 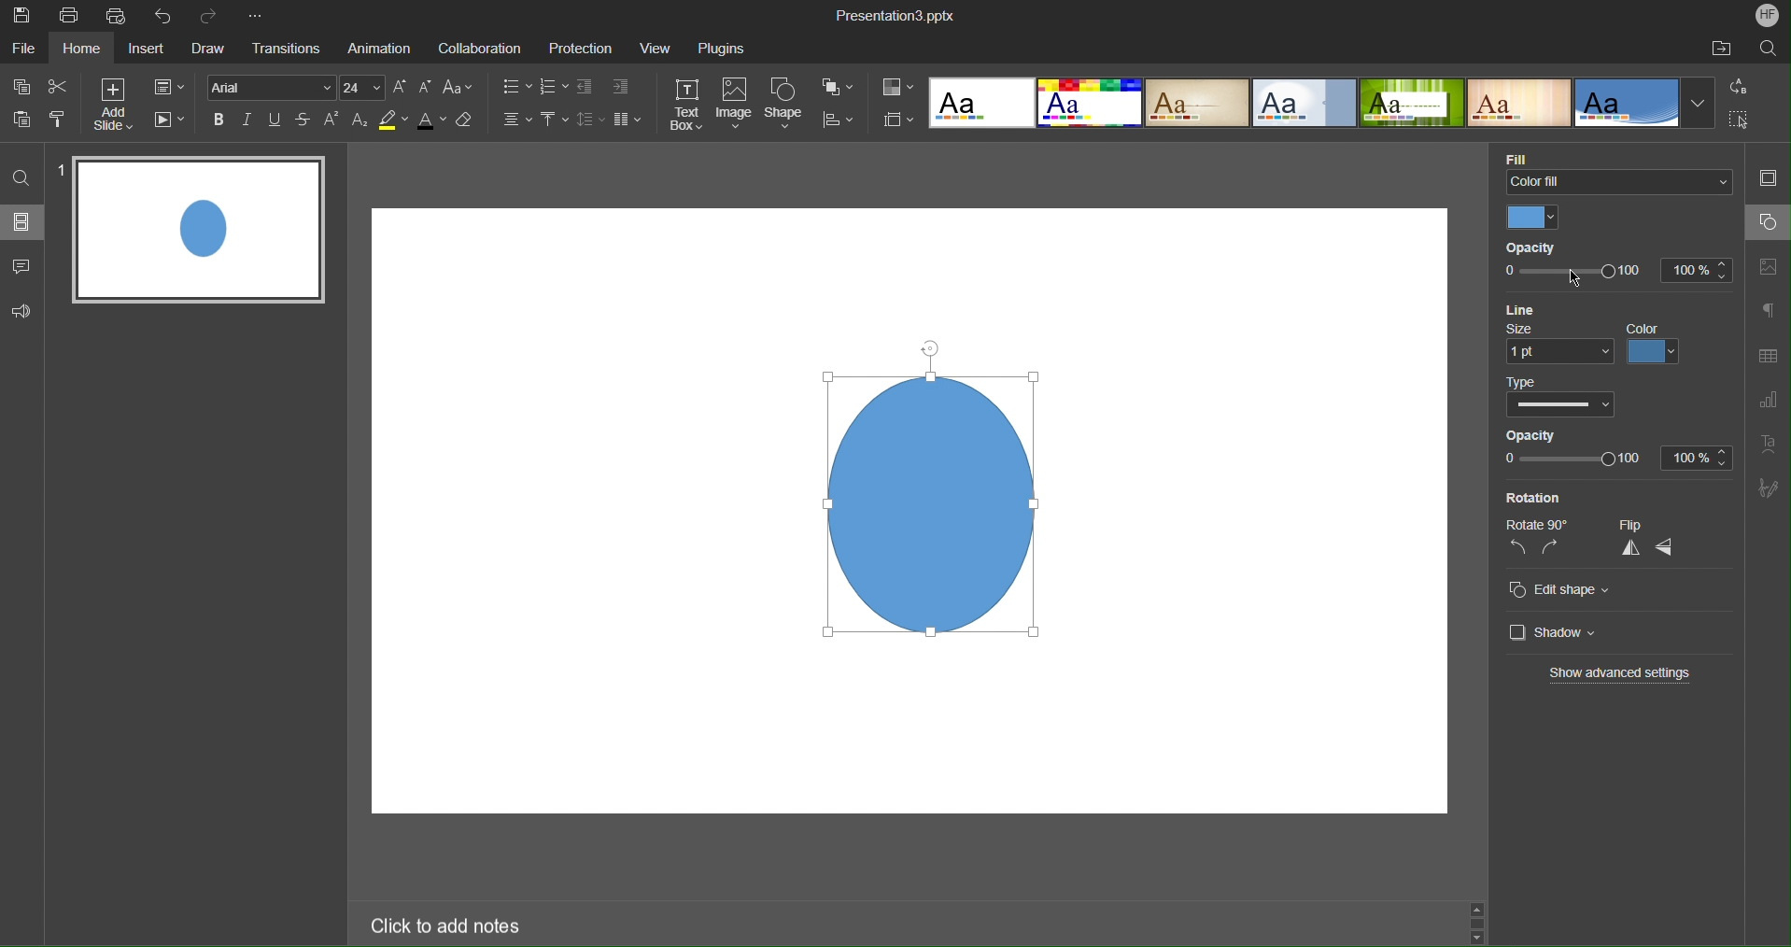 What do you see at coordinates (1768, 222) in the screenshot?
I see `Shape Settings` at bounding box center [1768, 222].